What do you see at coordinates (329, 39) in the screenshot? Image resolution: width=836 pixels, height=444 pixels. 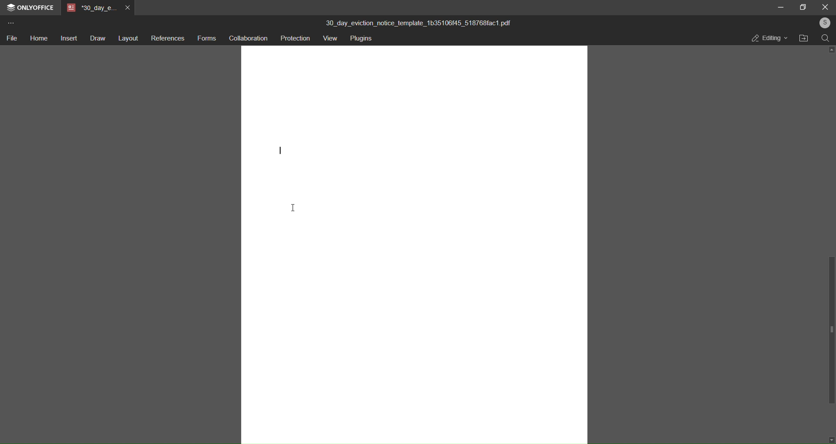 I see `view` at bounding box center [329, 39].